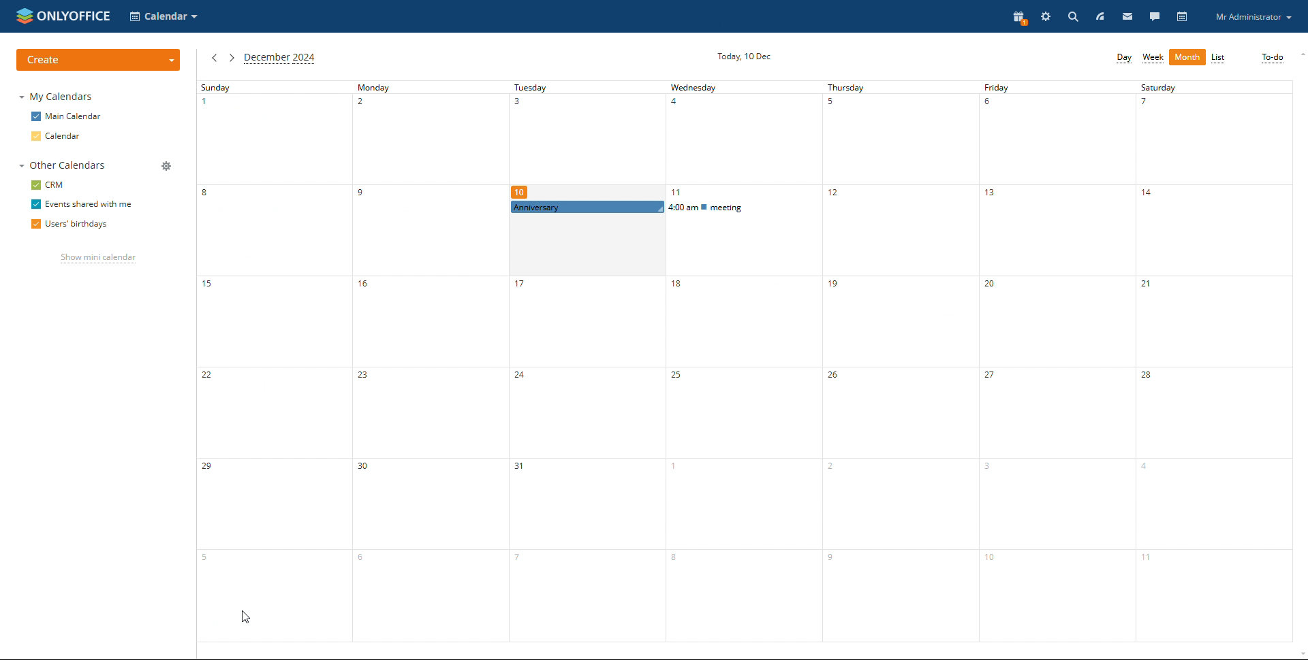 The width and height of the screenshot is (1308, 660). What do you see at coordinates (68, 225) in the screenshot?
I see `users' birthdays` at bounding box center [68, 225].